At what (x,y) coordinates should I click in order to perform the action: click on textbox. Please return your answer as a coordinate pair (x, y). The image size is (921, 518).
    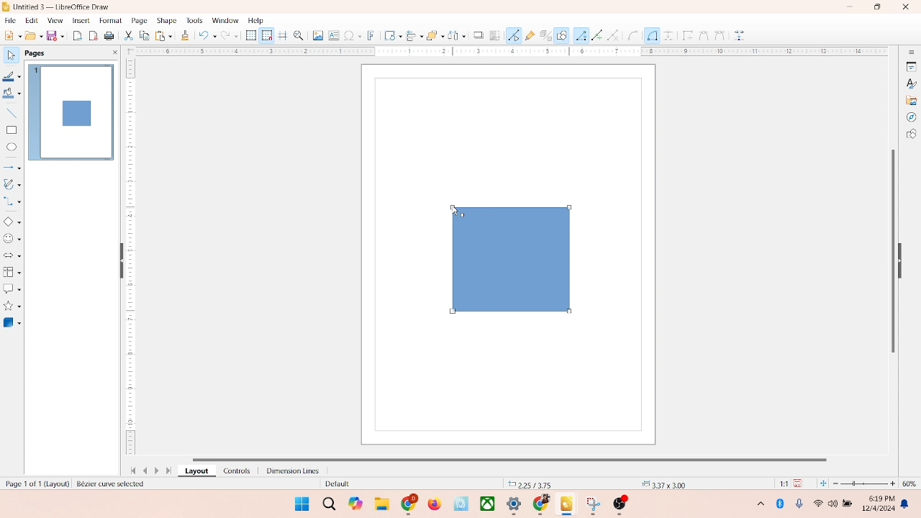
    Looking at the image, I should click on (333, 37).